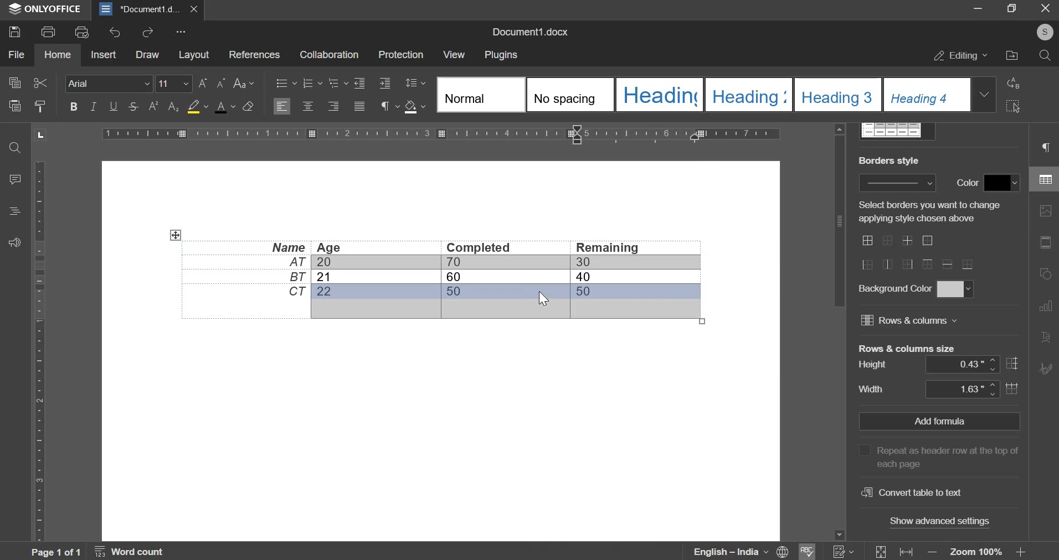 This screenshot has height=560, width=1059. Describe the element at coordinates (309, 106) in the screenshot. I see `align center` at that location.